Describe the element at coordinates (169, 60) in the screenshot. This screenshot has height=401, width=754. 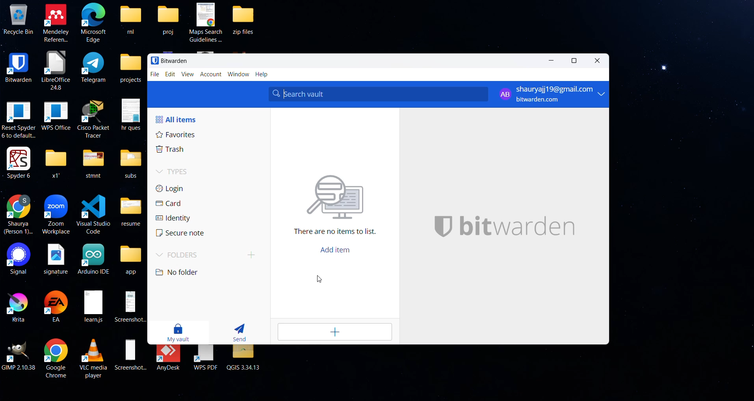
I see `Bitwarden` at that location.